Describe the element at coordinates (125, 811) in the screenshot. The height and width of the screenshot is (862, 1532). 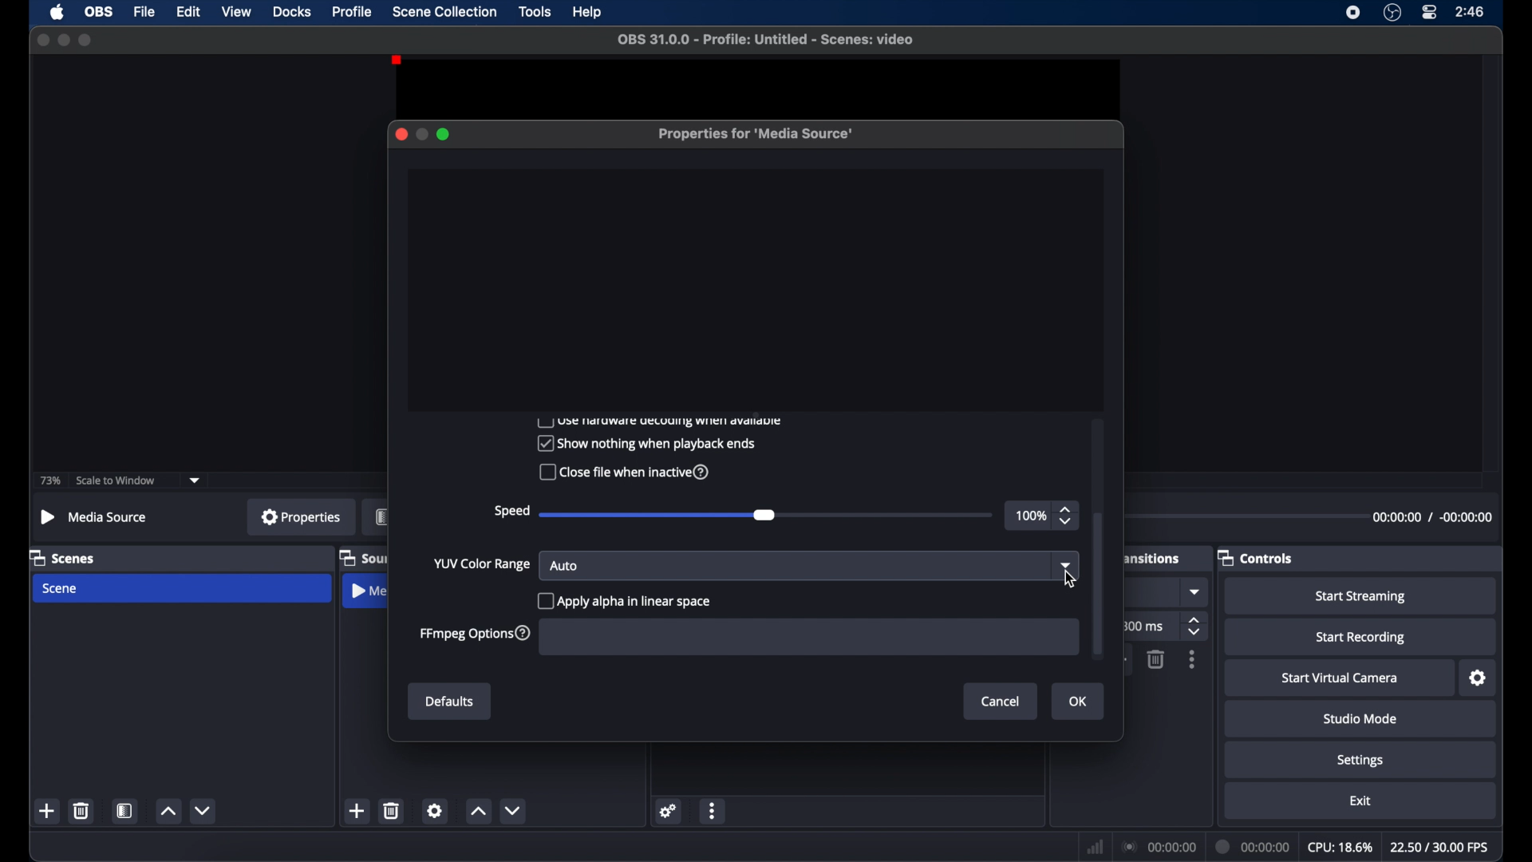
I see `scene filters` at that location.